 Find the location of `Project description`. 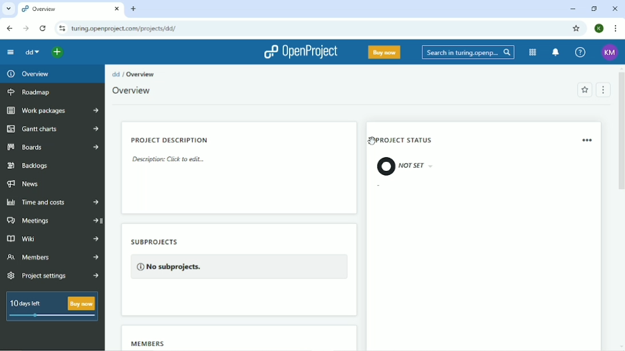

Project description is located at coordinates (172, 151).